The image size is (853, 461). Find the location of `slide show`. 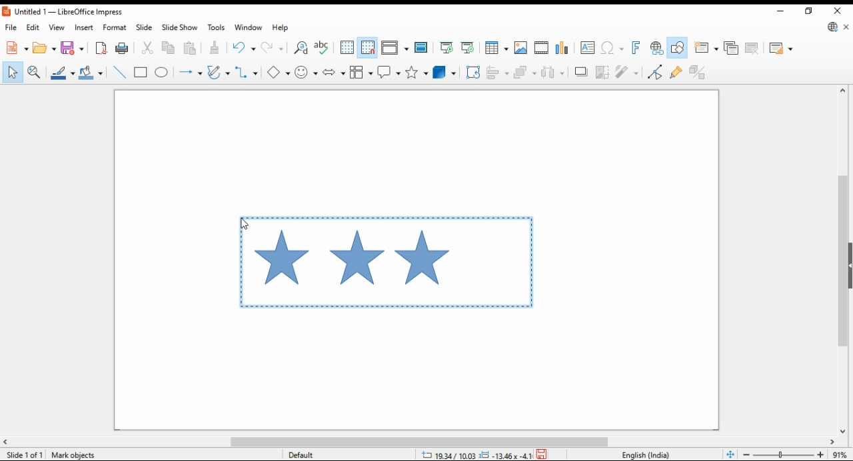

slide show is located at coordinates (179, 28).